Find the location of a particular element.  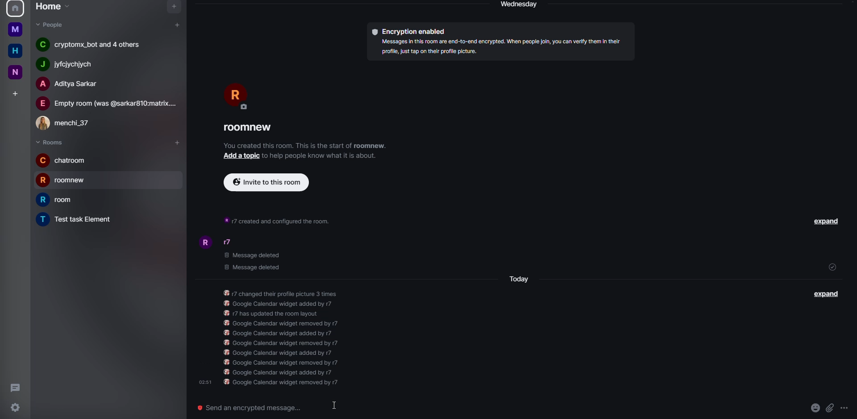

expand is located at coordinates (825, 296).